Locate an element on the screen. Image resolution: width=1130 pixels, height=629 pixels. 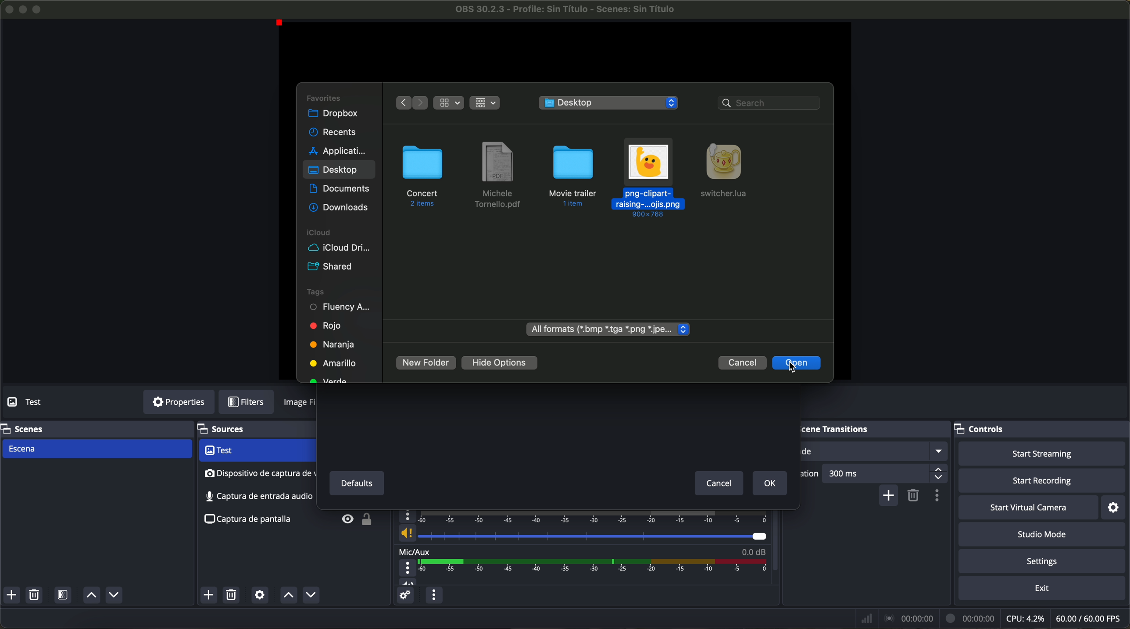
timeline is located at coordinates (585, 516).